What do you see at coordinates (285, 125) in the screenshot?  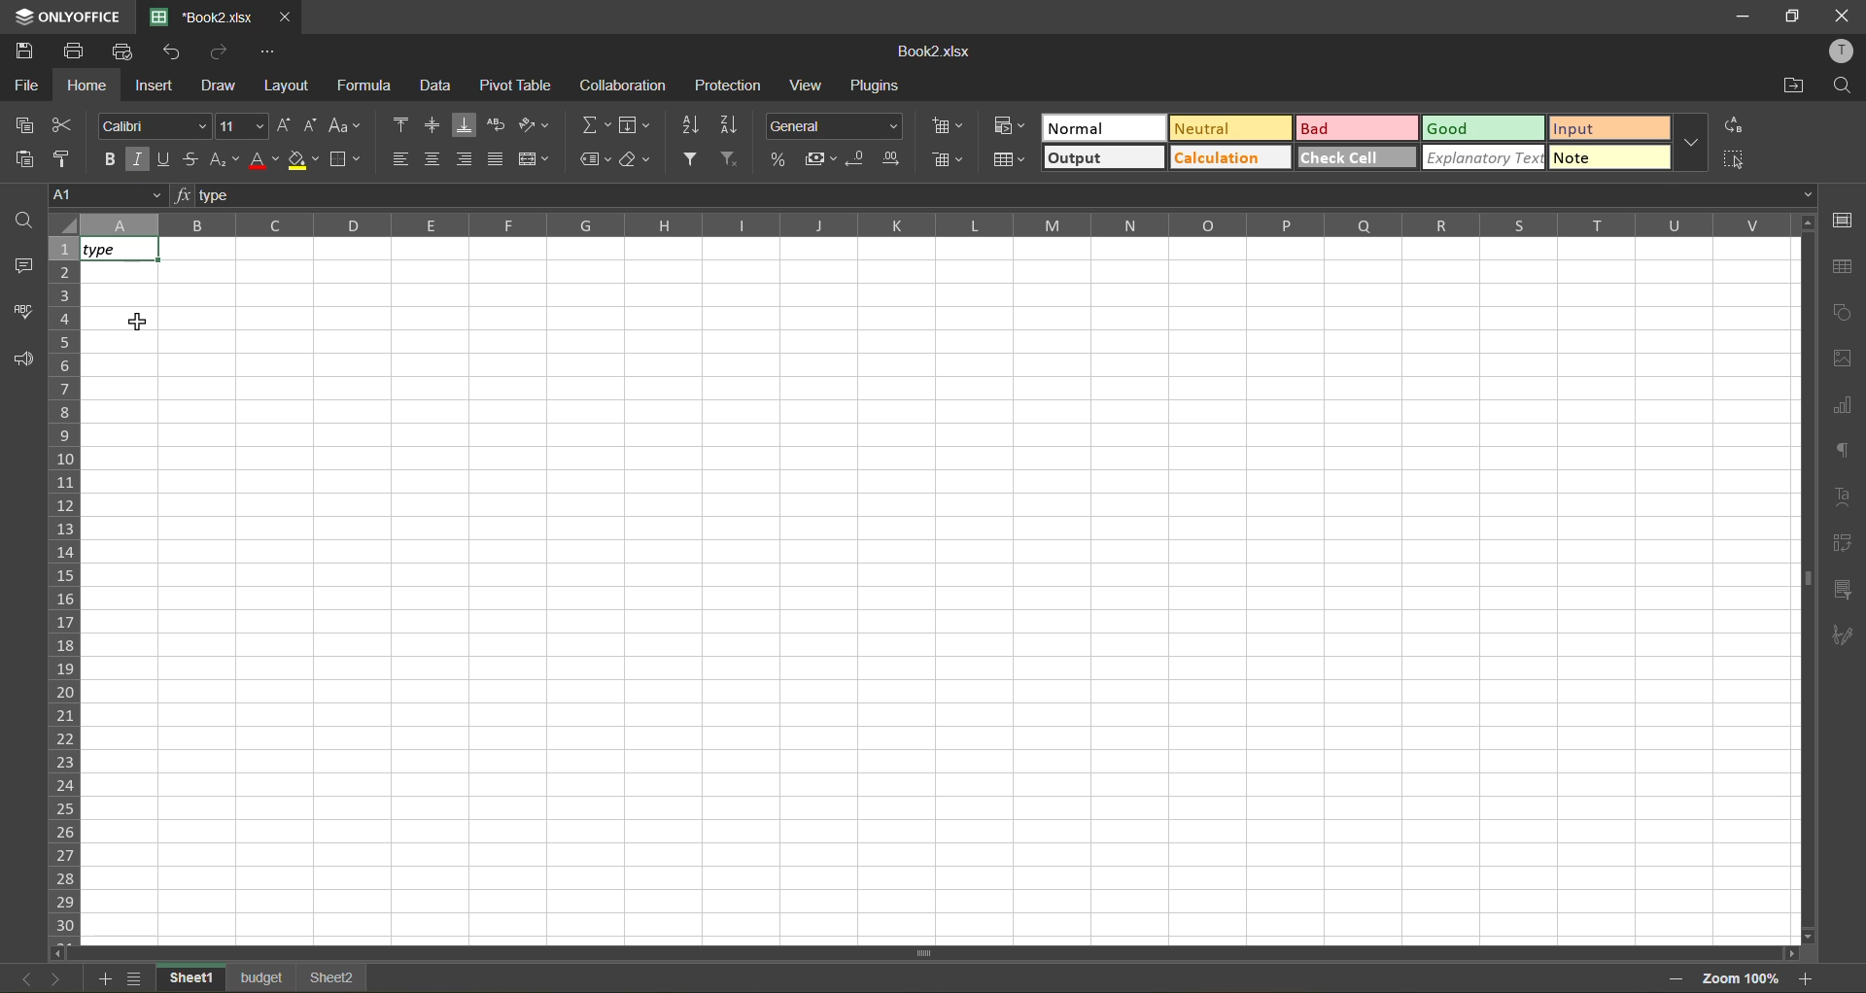 I see `increment size` at bounding box center [285, 125].